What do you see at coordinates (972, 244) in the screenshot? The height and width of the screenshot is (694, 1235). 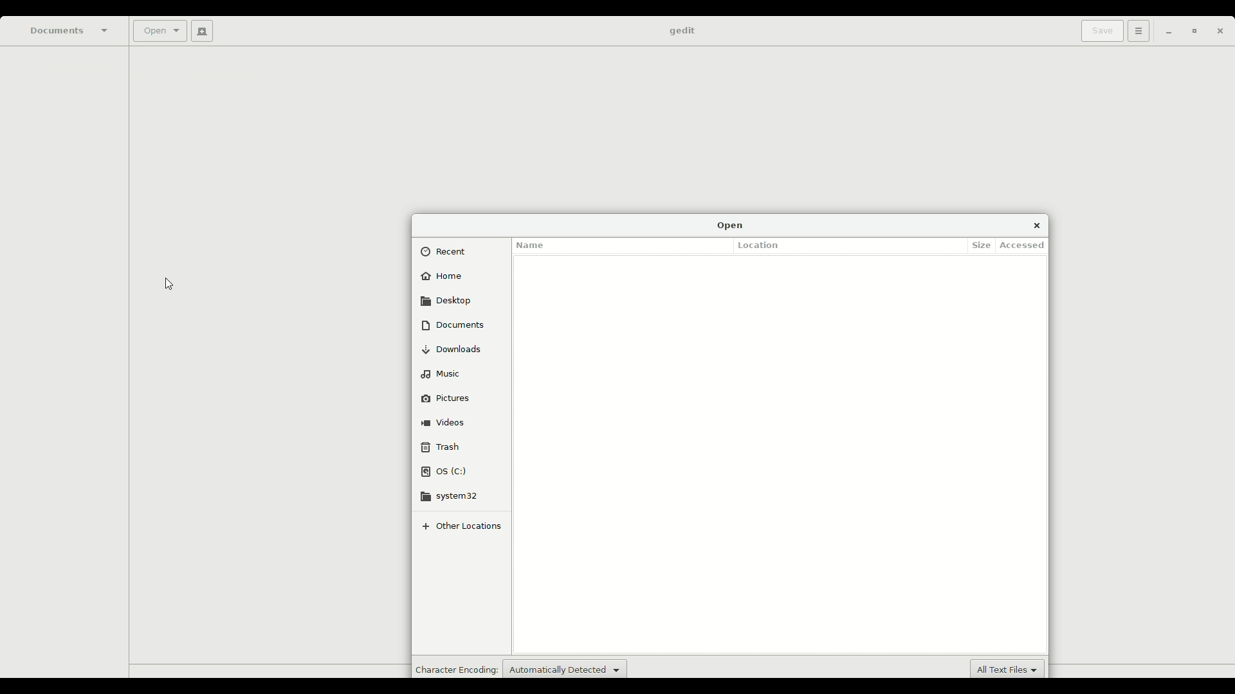 I see `Size` at bounding box center [972, 244].